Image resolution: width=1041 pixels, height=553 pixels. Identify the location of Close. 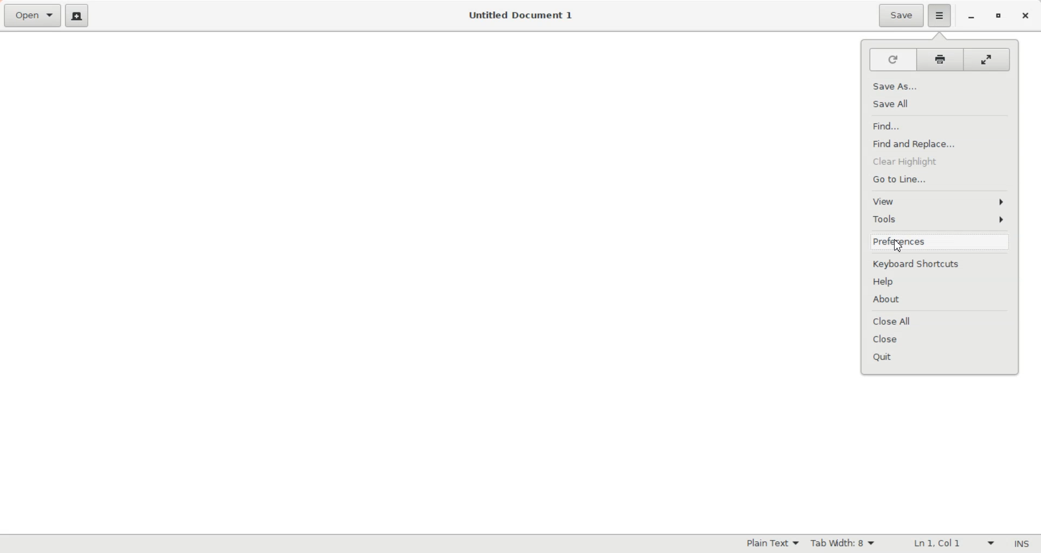
(942, 339).